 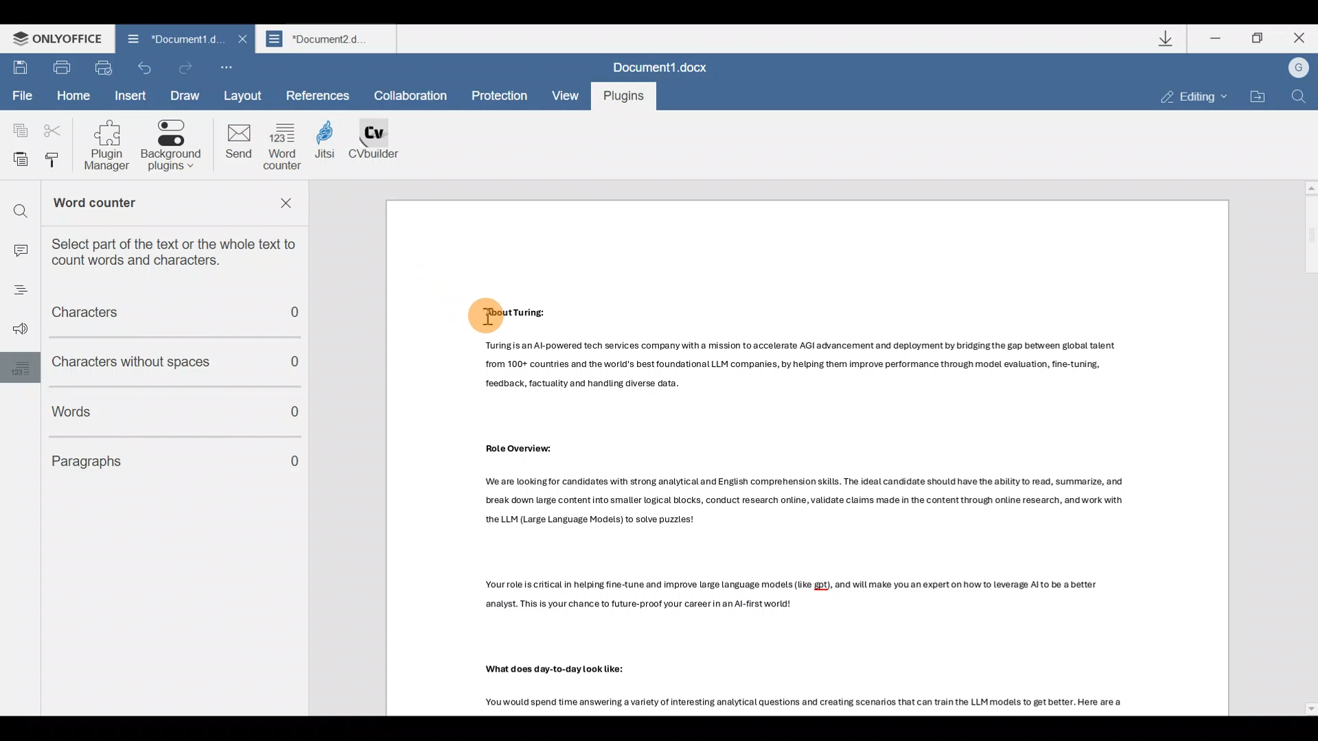 What do you see at coordinates (303, 316) in the screenshot?
I see `0` at bounding box center [303, 316].